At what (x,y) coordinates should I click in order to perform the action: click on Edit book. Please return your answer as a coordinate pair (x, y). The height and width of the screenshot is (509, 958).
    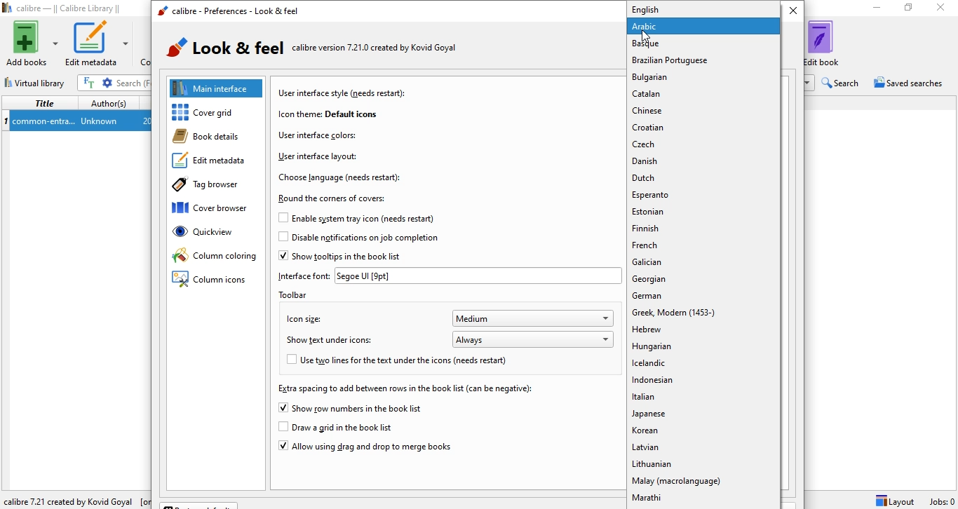
    Looking at the image, I should click on (831, 43).